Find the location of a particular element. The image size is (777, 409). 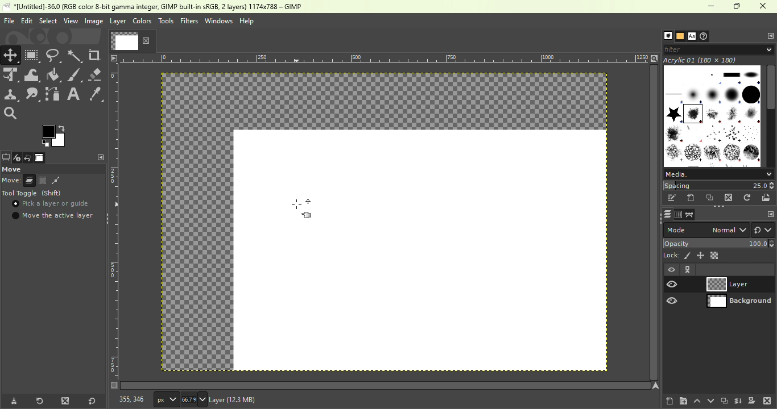

Merge all visible layers with last used values is located at coordinates (739, 401).